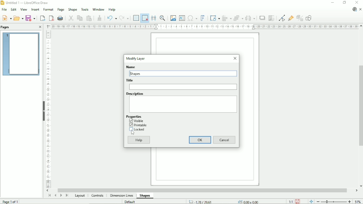 This screenshot has width=363, height=204. I want to click on Help, so click(112, 9).